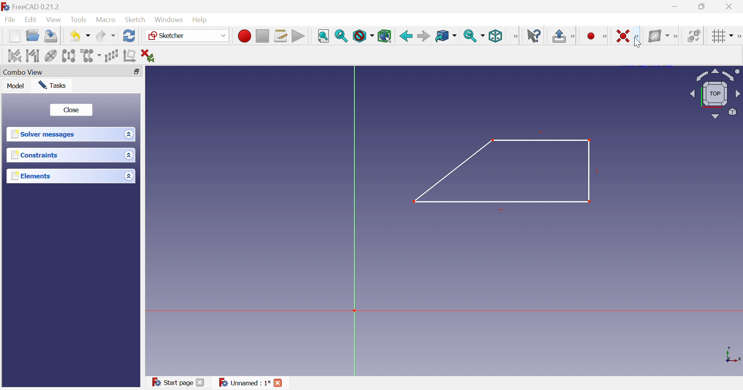 The width and height of the screenshot is (743, 390). Describe the element at coordinates (484, 36) in the screenshot. I see `Drop Down` at that location.